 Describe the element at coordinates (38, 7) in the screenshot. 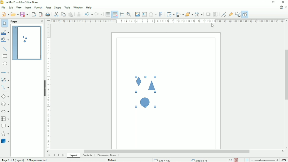

I see `Format` at that location.